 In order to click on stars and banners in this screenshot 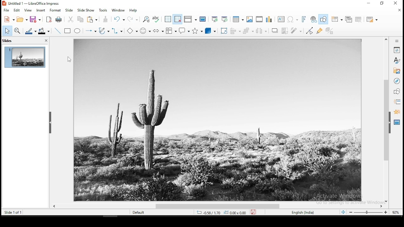, I will do `click(197, 32)`.